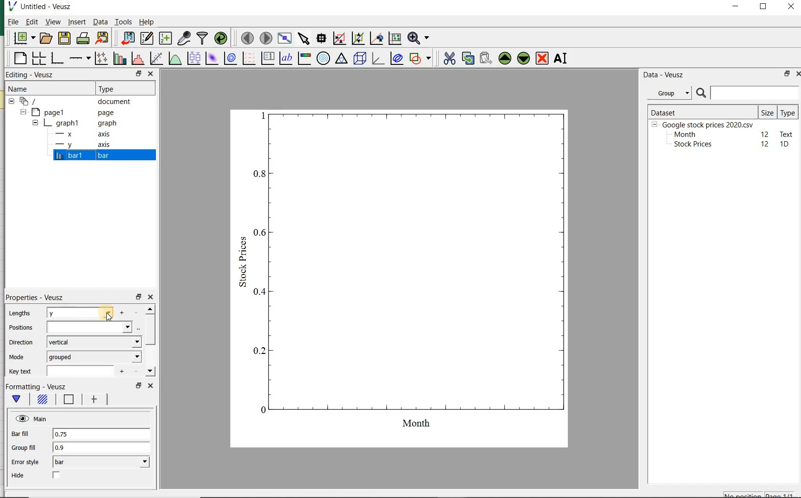 The image size is (801, 498). Describe the element at coordinates (22, 343) in the screenshot. I see `Direction` at that location.